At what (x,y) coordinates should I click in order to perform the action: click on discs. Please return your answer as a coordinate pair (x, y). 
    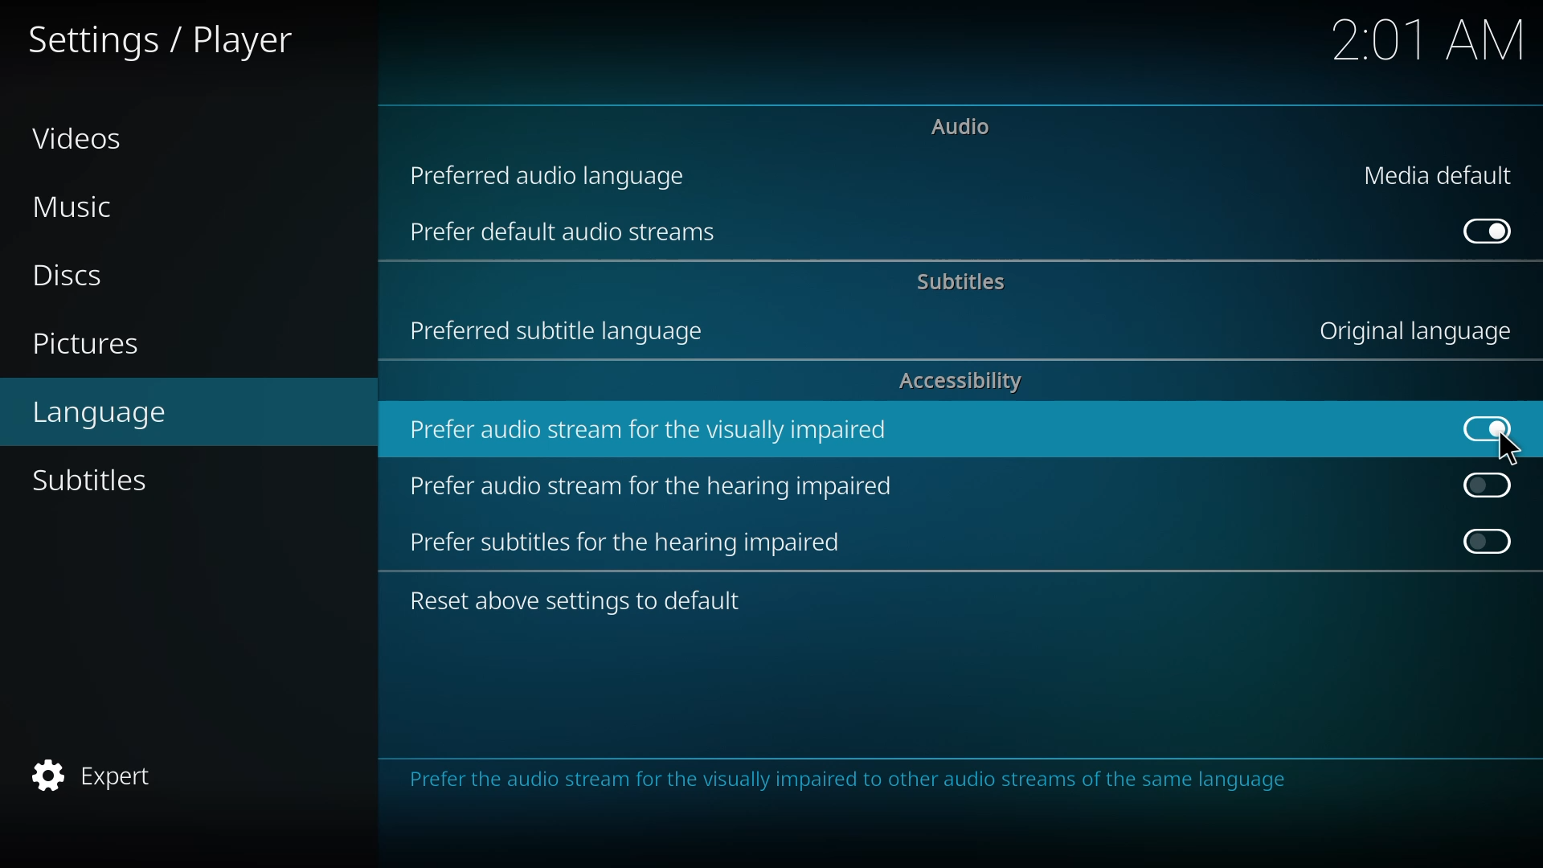
    Looking at the image, I should click on (76, 278).